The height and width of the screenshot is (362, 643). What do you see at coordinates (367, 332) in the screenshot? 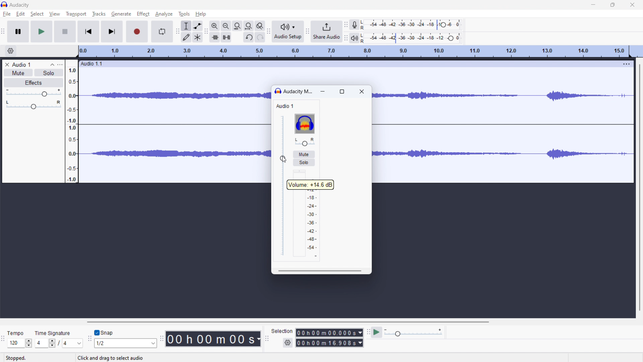
I see `play at speed toolbar` at bounding box center [367, 332].